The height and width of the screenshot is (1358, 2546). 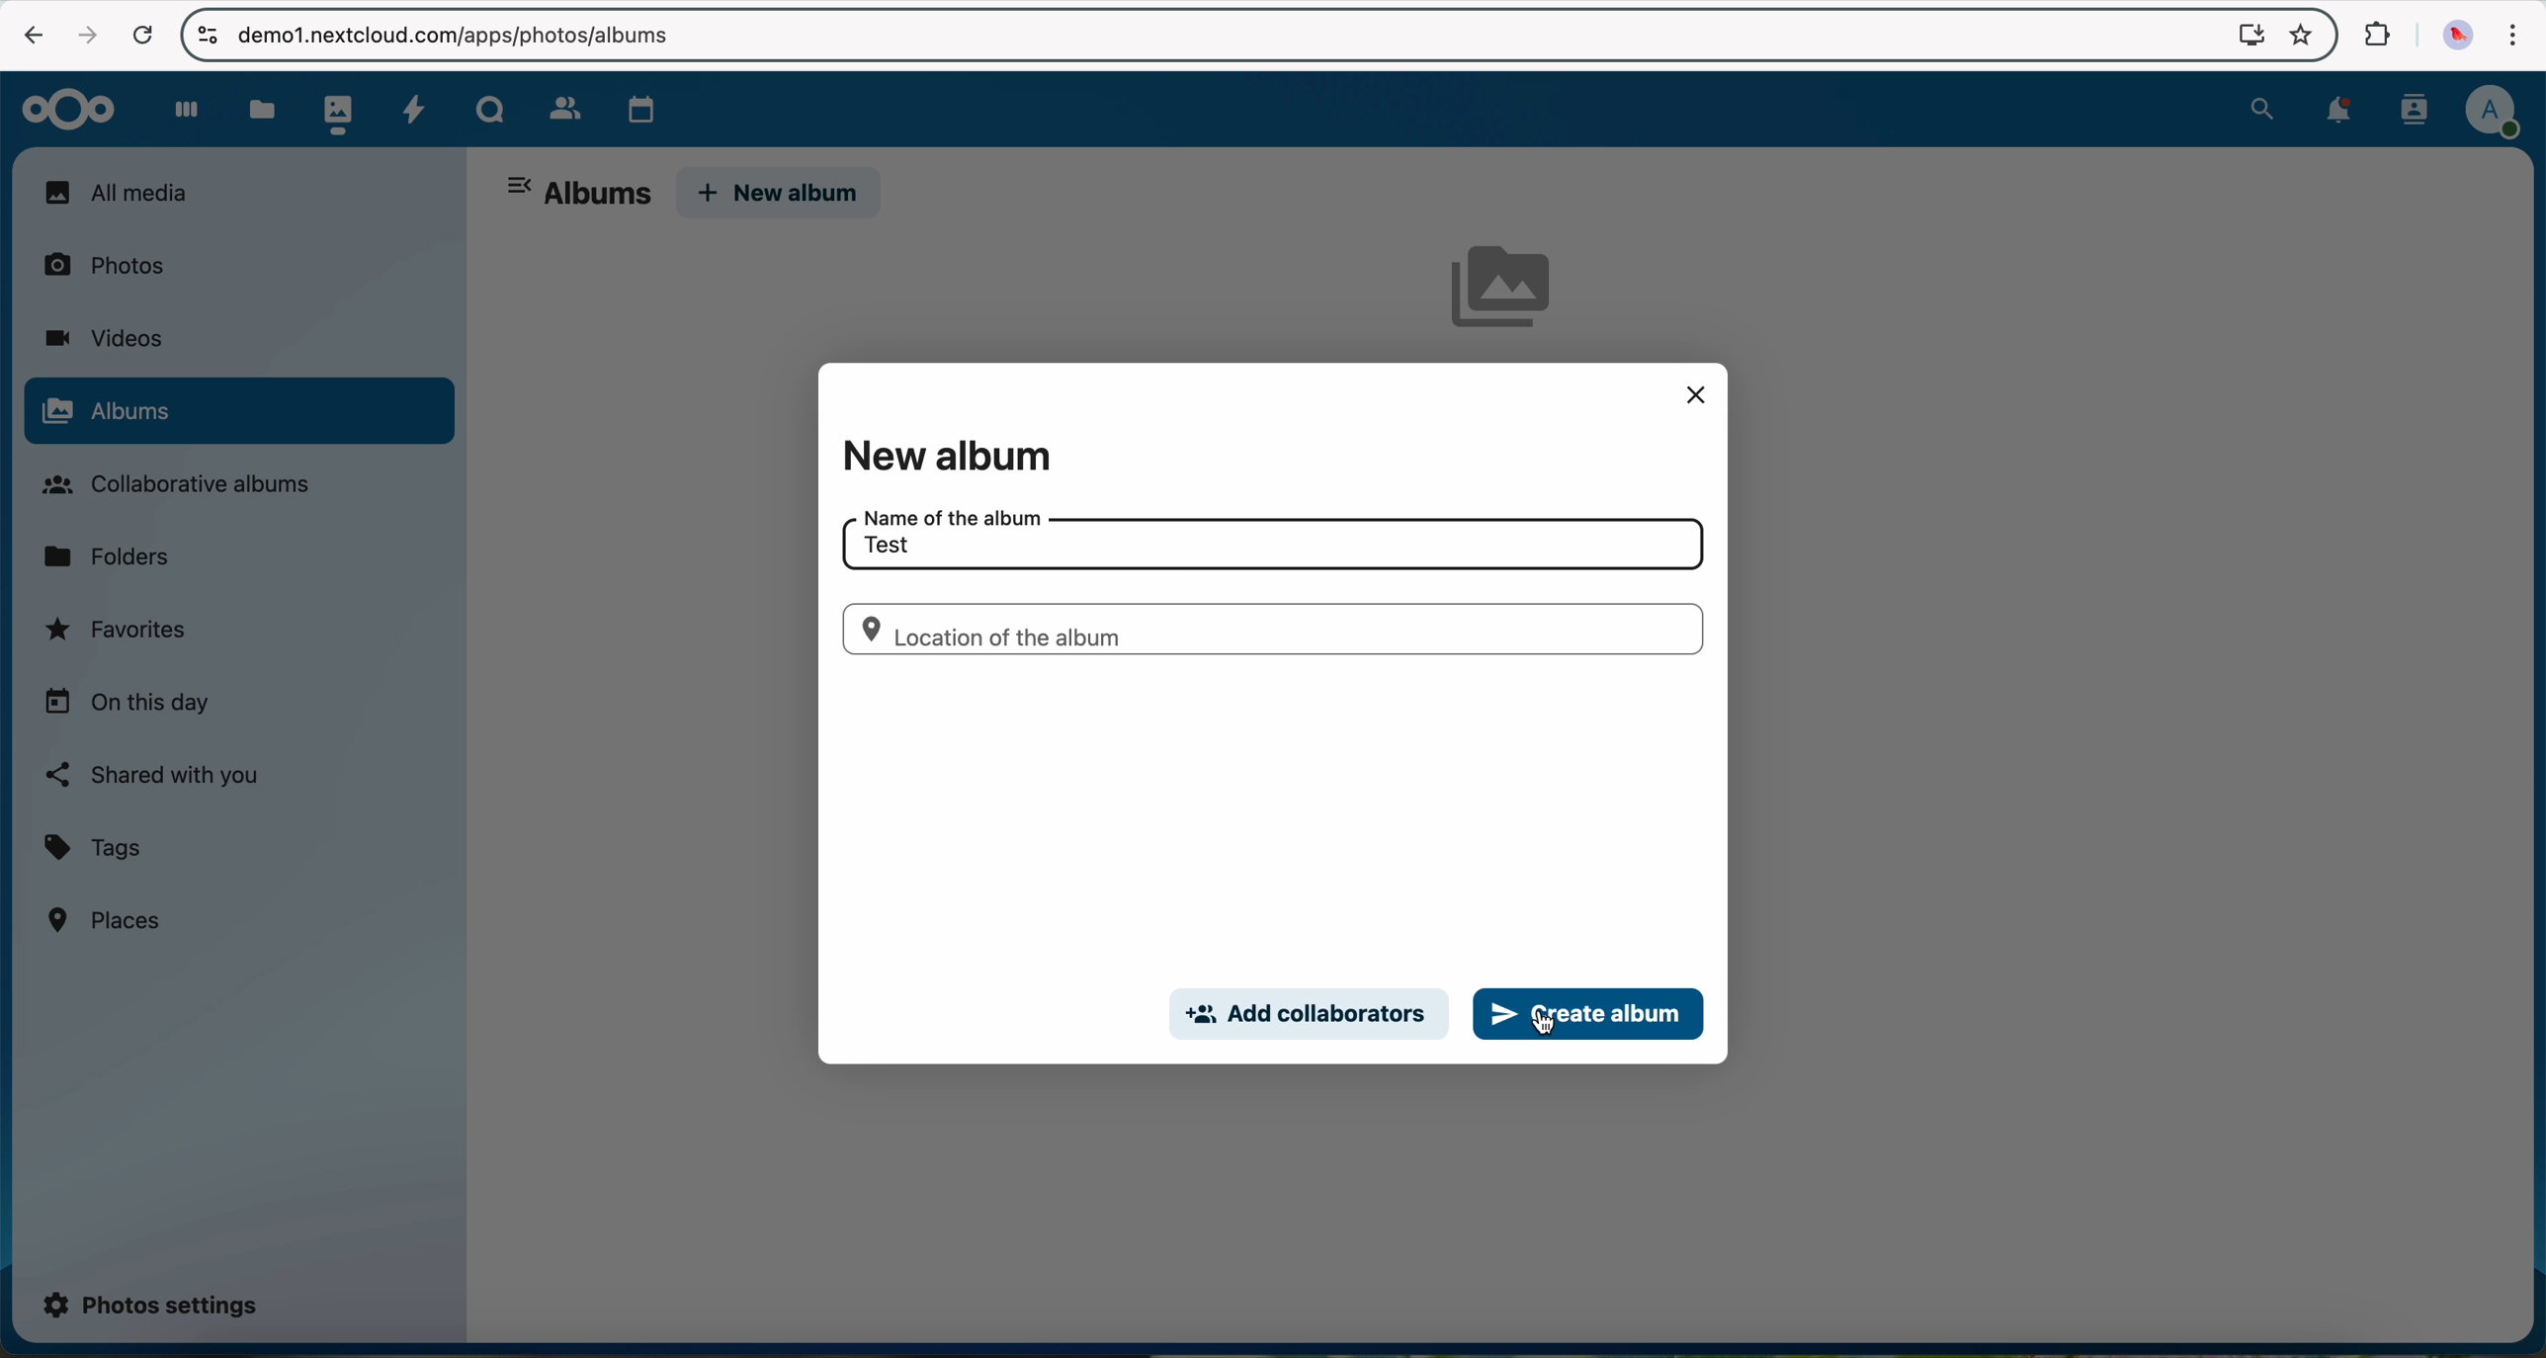 What do you see at coordinates (1307, 1016) in the screenshot?
I see `enable add collaborators` at bounding box center [1307, 1016].